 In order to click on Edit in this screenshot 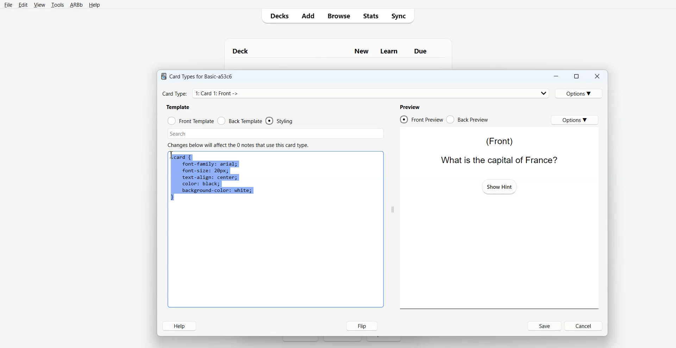, I will do `click(23, 5)`.